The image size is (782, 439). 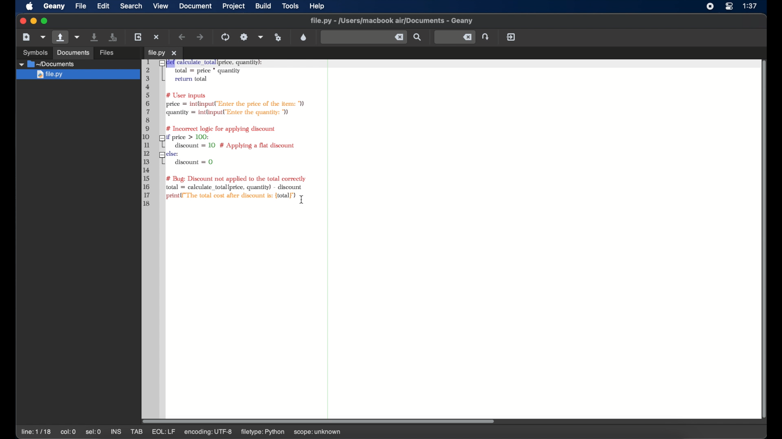 I want to click on document, so click(x=196, y=6).